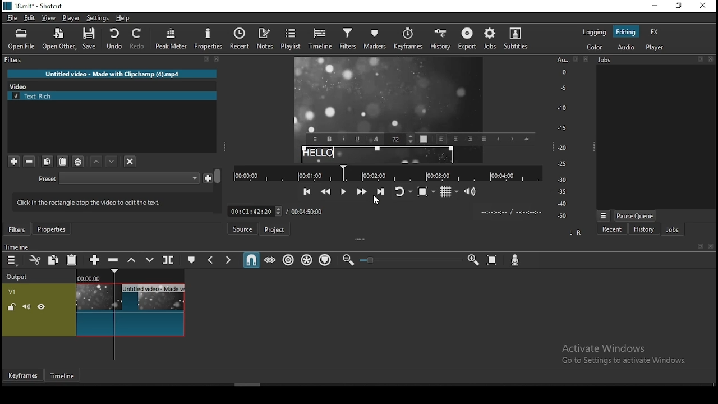 This screenshot has width=718, height=404. Describe the element at coordinates (114, 260) in the screenshot. I see `ripple delete` at that location.